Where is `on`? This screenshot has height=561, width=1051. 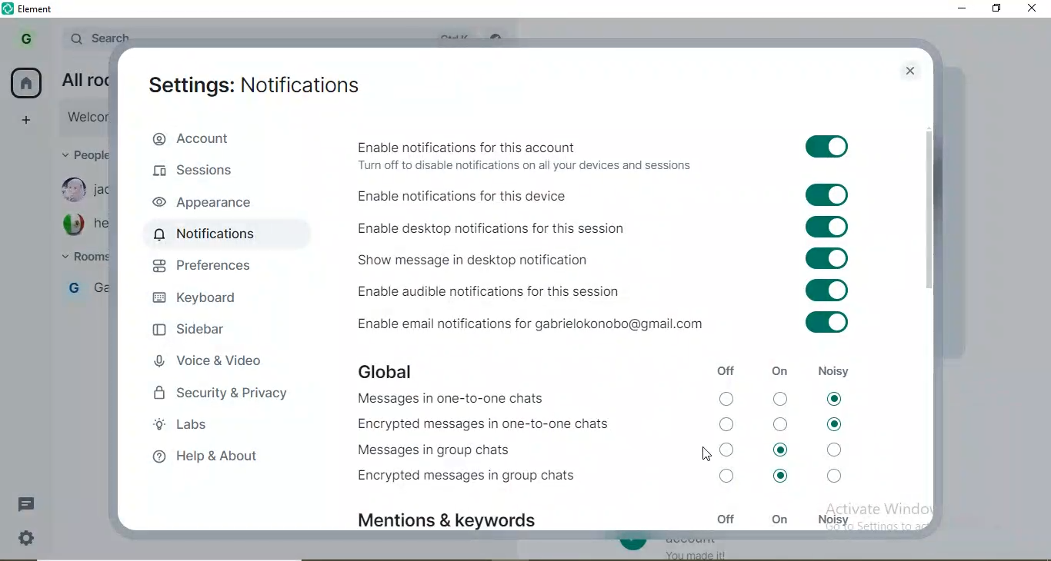
on is located at coordinates (779, 520).